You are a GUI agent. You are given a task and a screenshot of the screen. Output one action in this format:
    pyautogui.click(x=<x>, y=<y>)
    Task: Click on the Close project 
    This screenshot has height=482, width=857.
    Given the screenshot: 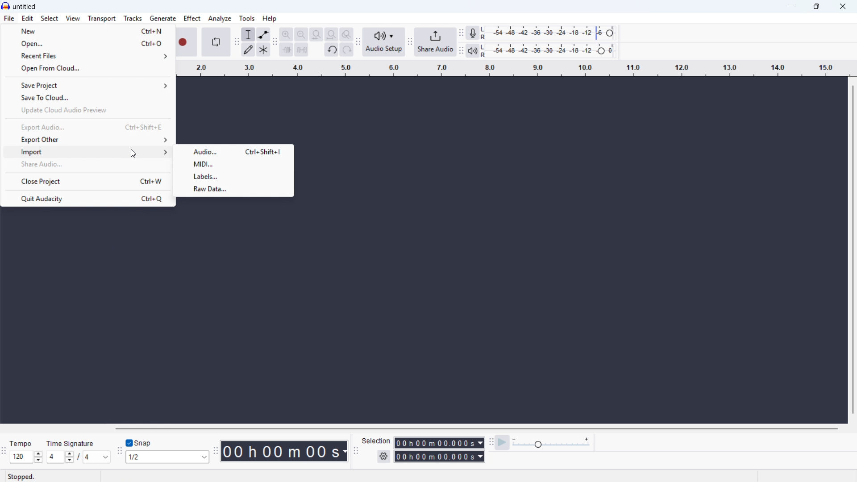 What is the action you would take?
    pyautogui.click(x=87, y=181)
    